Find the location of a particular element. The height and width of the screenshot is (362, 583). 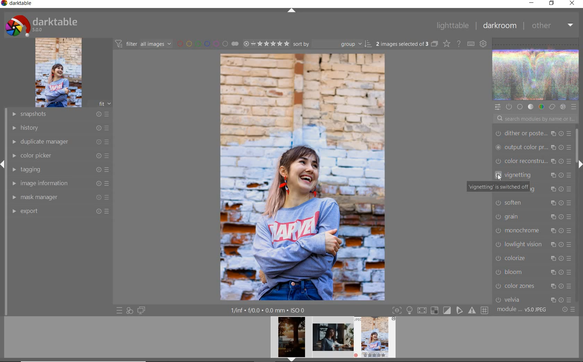

scrollbar is located at coordinates (579, 147).